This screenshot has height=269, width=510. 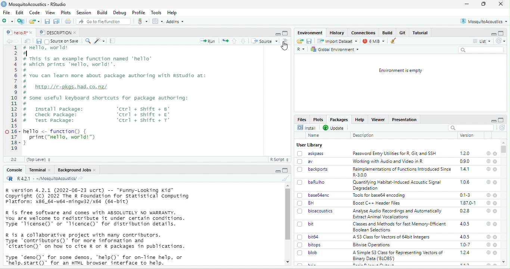 What do you see at coordinates (465, 169) in the screenshot?
I see `1.4.1` at bounding box center [465, 169].